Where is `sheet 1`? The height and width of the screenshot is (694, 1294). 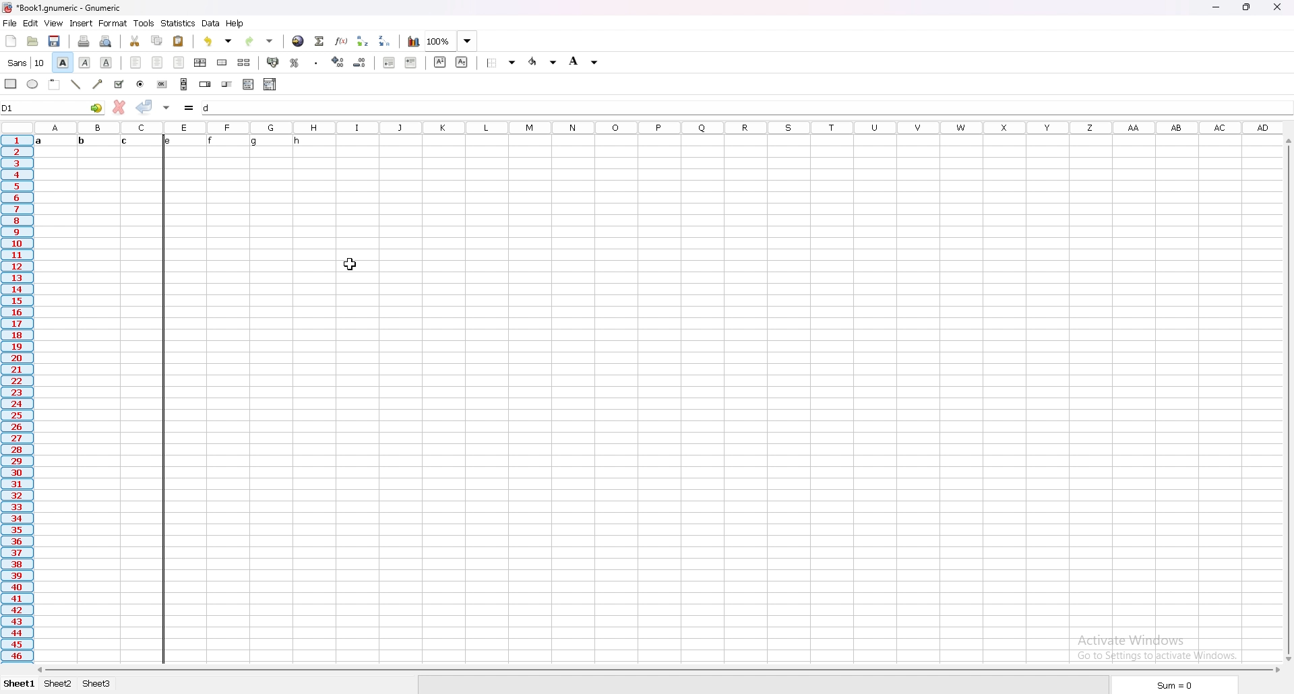 sheet 1 is located at coordinates (20, 685).